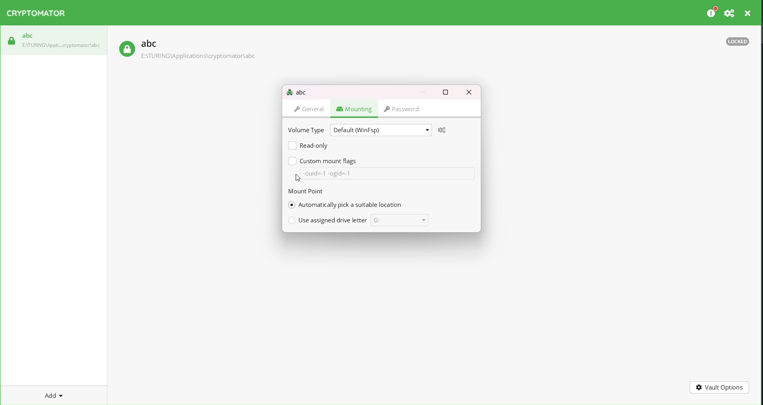 The width and height of the screenshot is (763, 405). I want to click on maximize, so click(445, 92).